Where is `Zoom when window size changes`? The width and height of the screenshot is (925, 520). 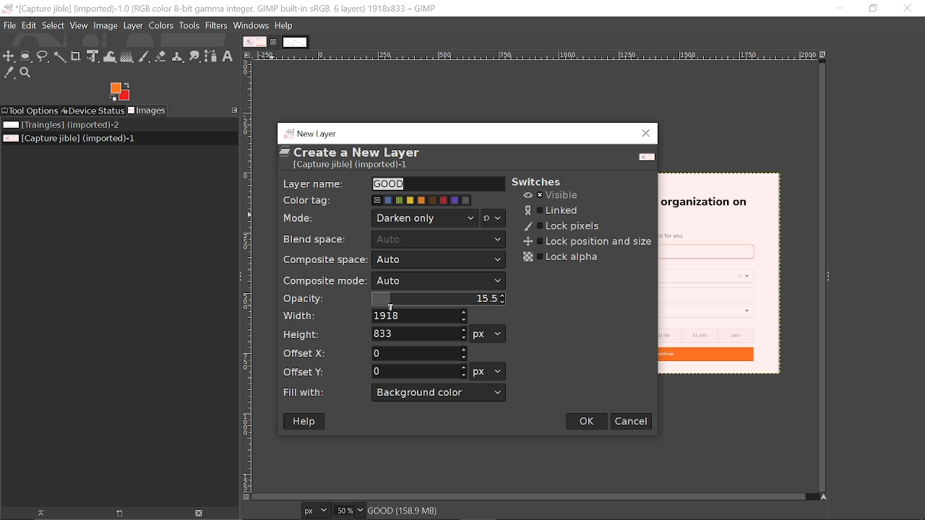 Zoom when window size changes is located at coordinates (825, 56).